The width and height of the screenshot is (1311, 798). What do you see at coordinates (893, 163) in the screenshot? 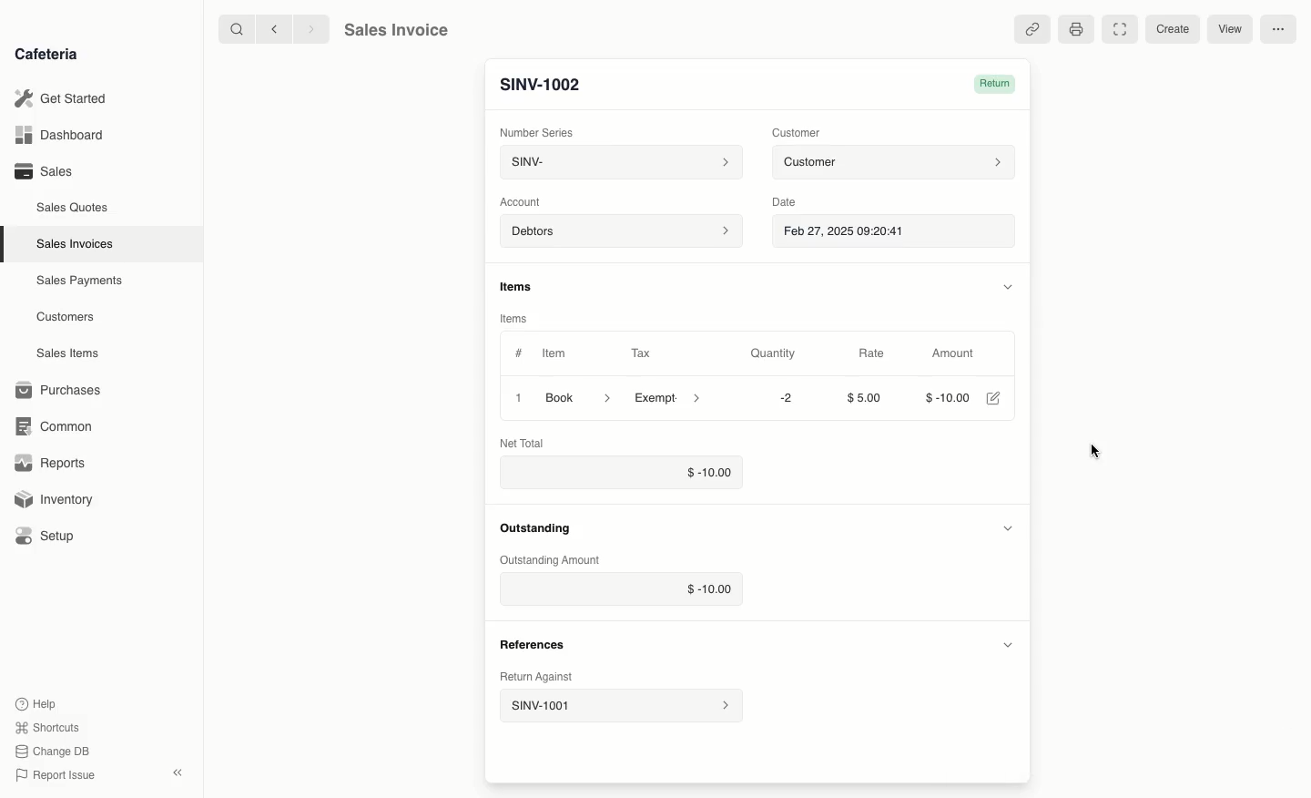
I see `Customer` at bounding box center [893, 163].